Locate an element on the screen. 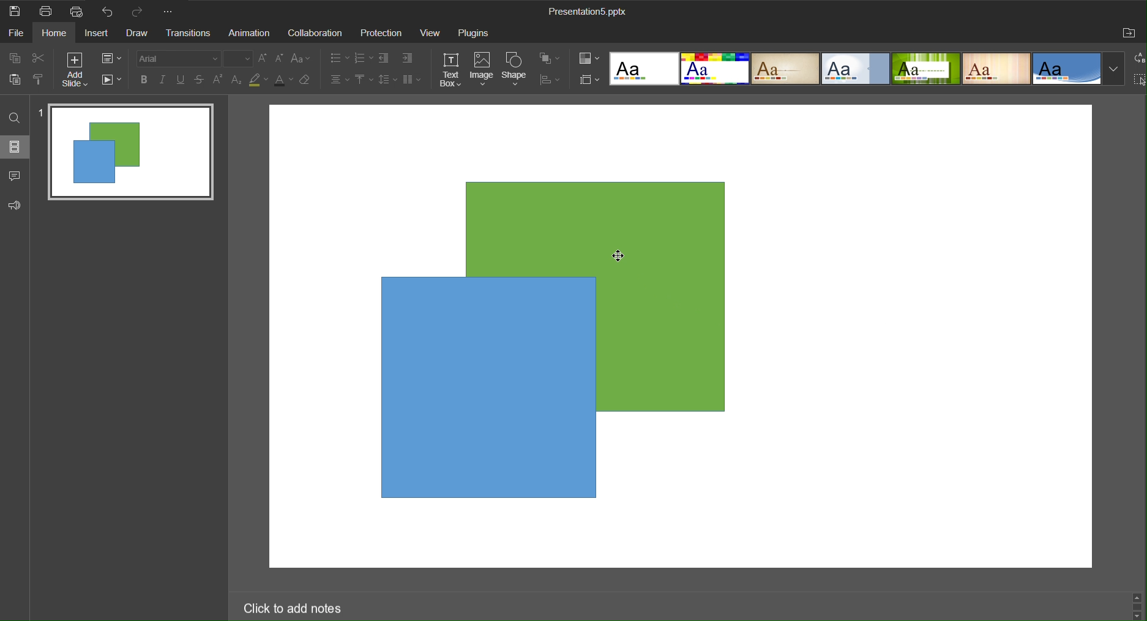  bullet List is located at coordinates (336, 59).